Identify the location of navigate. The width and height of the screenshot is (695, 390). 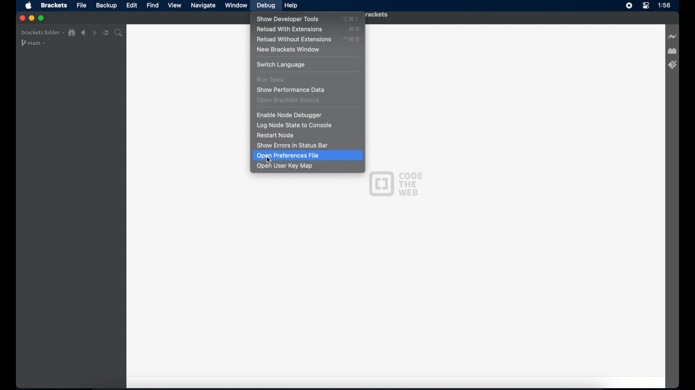
(203, 5).